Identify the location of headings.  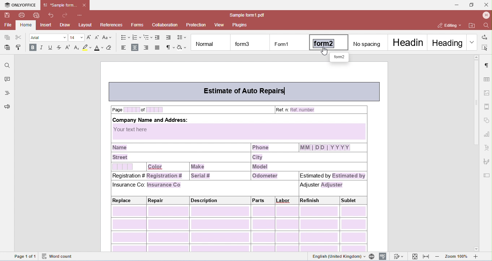
(7, 94).